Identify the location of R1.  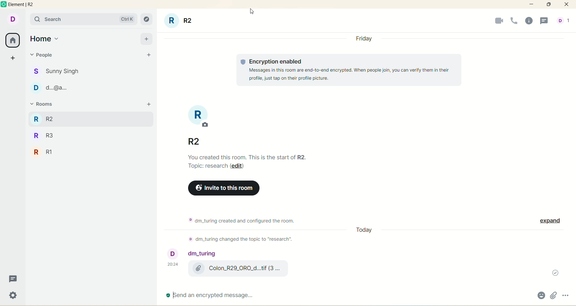
(45, 153).